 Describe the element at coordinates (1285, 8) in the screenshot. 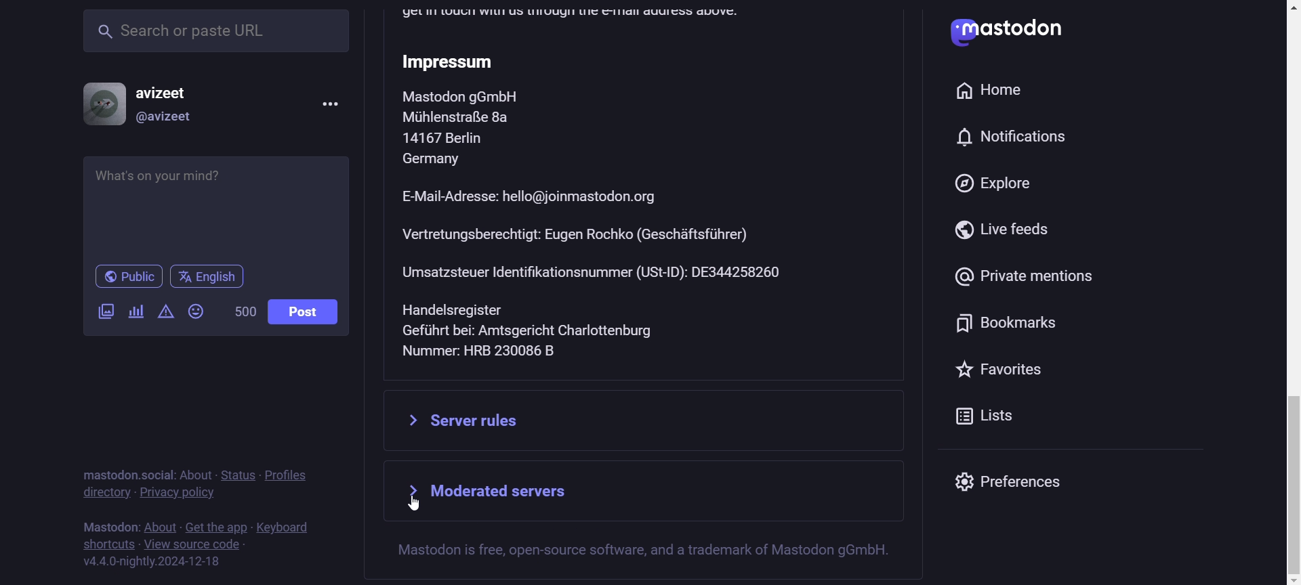

I see `Scroll Up` at that location.